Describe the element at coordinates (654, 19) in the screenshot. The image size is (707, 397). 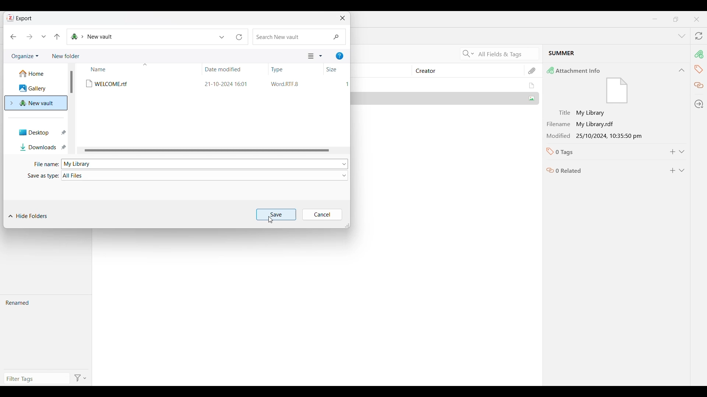
I see `Minimize` at that location.